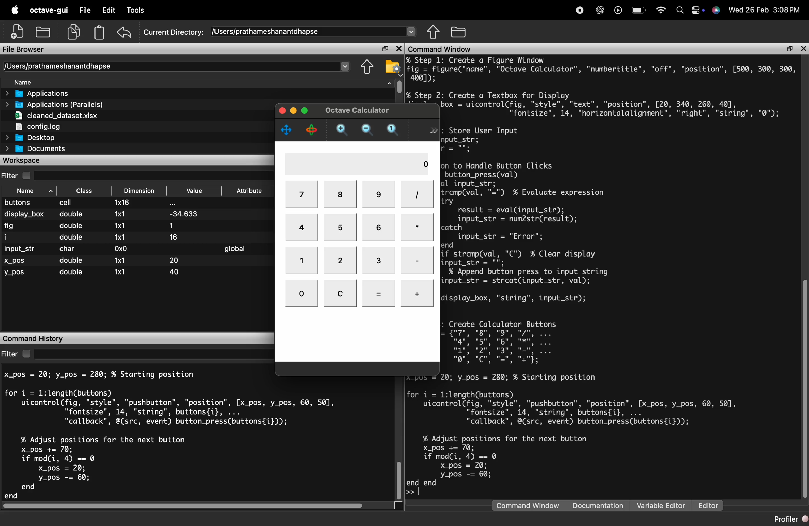 This screenshot has width=809, height=526. I want to click on Siri, so click(716, 10).